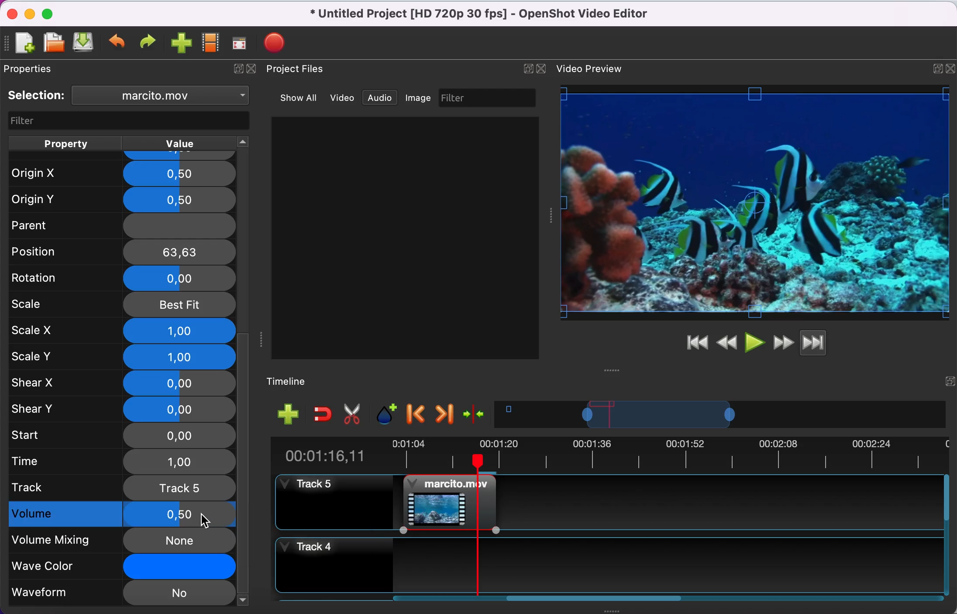 The height and width of the screenshot is (614, 957). I want to click on video preview, so click(593, 69).